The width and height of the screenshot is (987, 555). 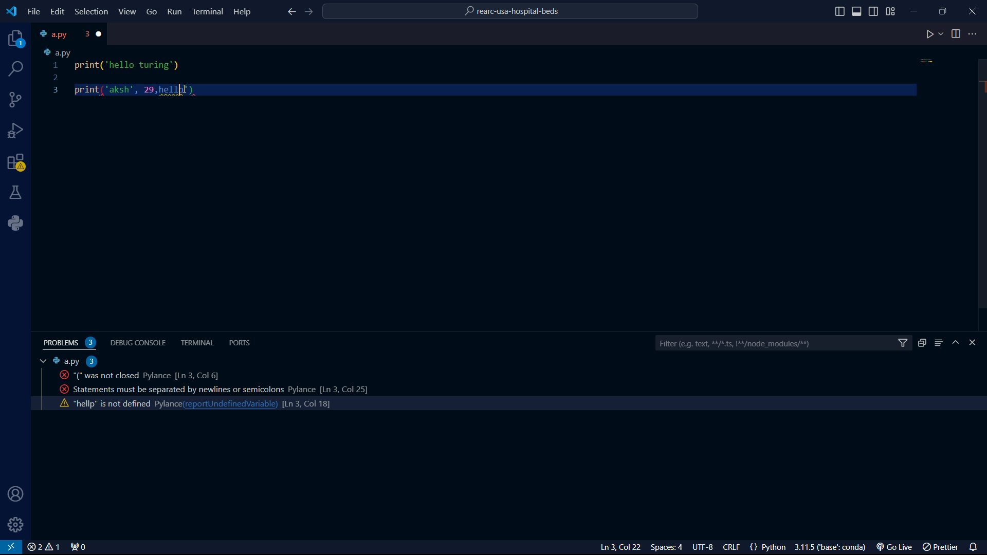 I want to click on maximize, so click(x=944, y=11).